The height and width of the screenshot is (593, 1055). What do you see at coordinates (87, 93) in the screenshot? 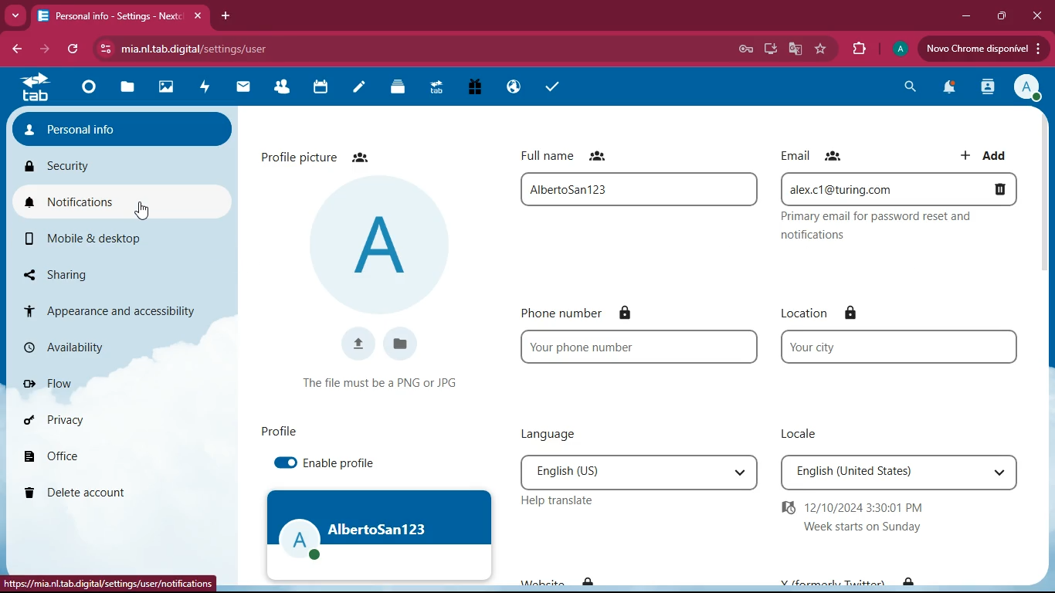
I see `home` at bounding box center [87, 93].